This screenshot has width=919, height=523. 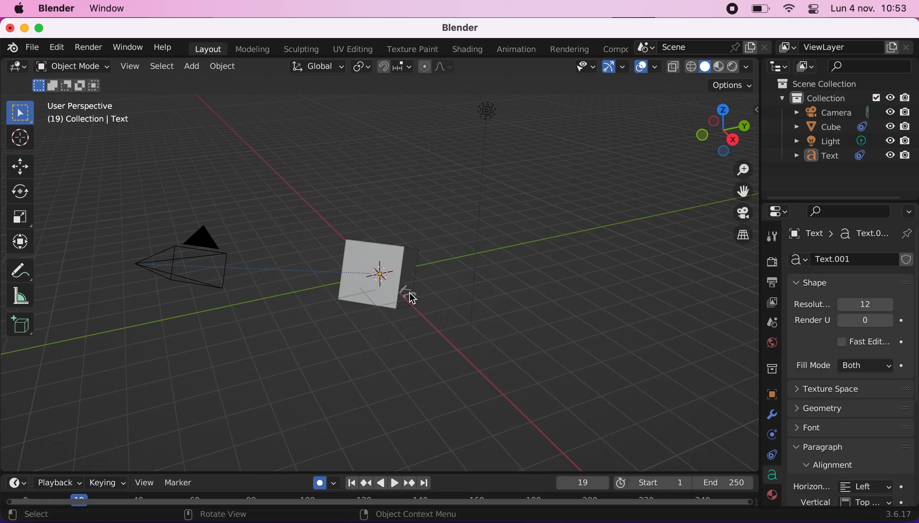 What do you see at coordinates (852, 485) in the screenshot?
I see `horizontal` at bounding box center [852, 485].